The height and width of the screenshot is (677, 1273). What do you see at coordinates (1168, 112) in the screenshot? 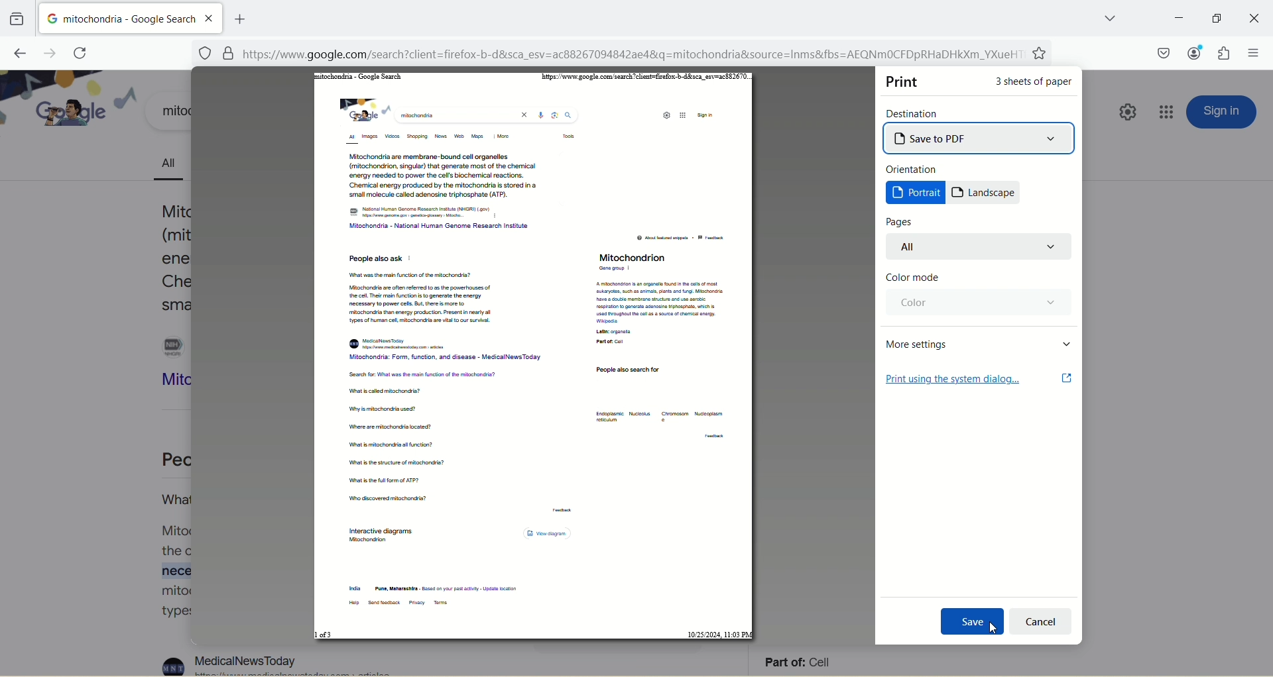
I see `google apps` at bounding box center [1168, 112].